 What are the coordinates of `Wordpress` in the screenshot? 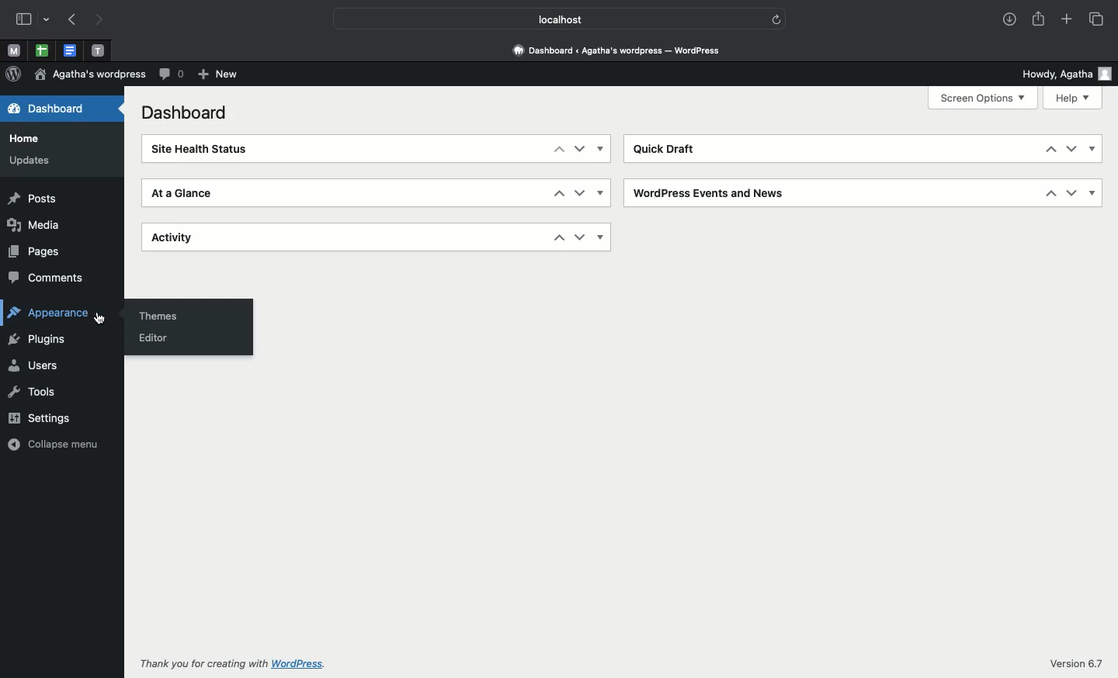 It's located at (13, 74).